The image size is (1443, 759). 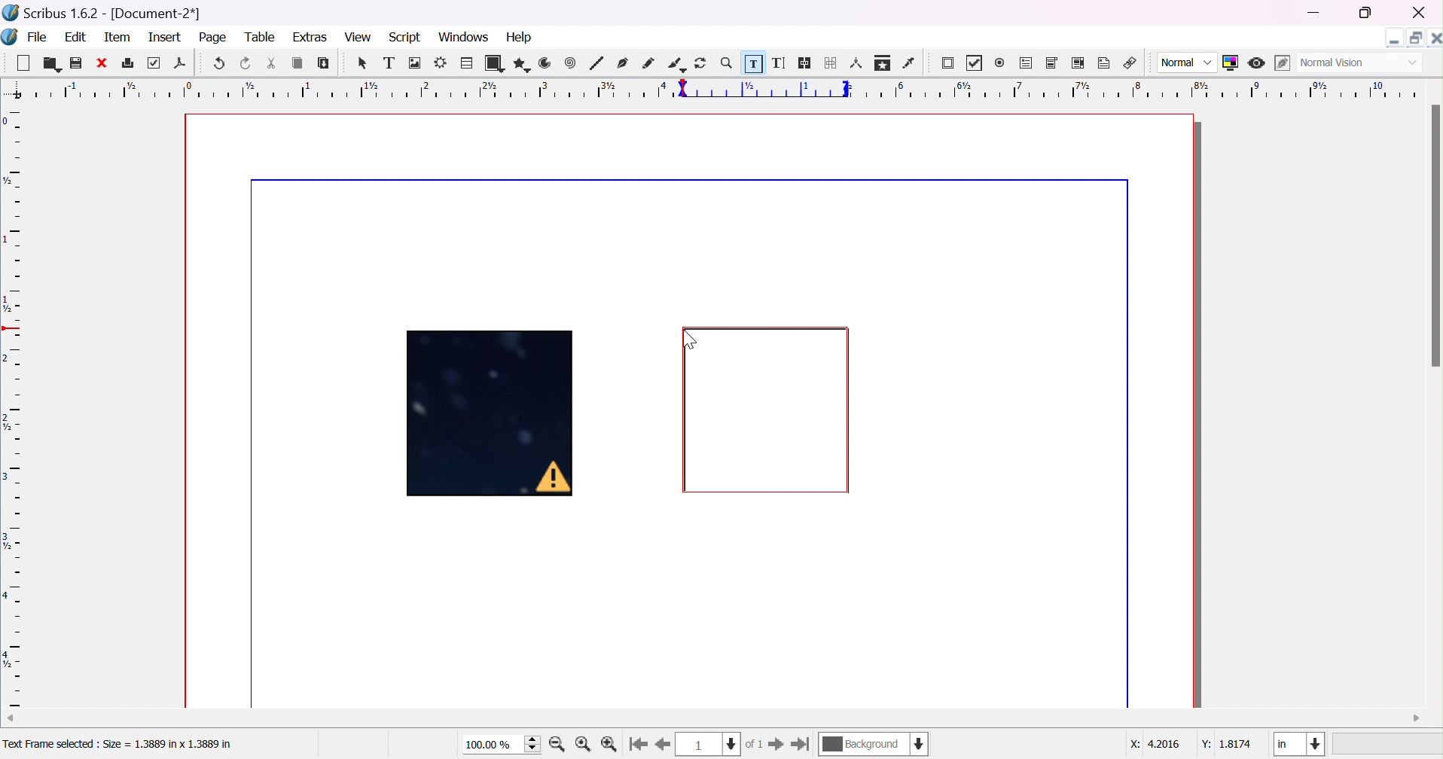 I want to click on rotate item, so click(x=702, y=62).